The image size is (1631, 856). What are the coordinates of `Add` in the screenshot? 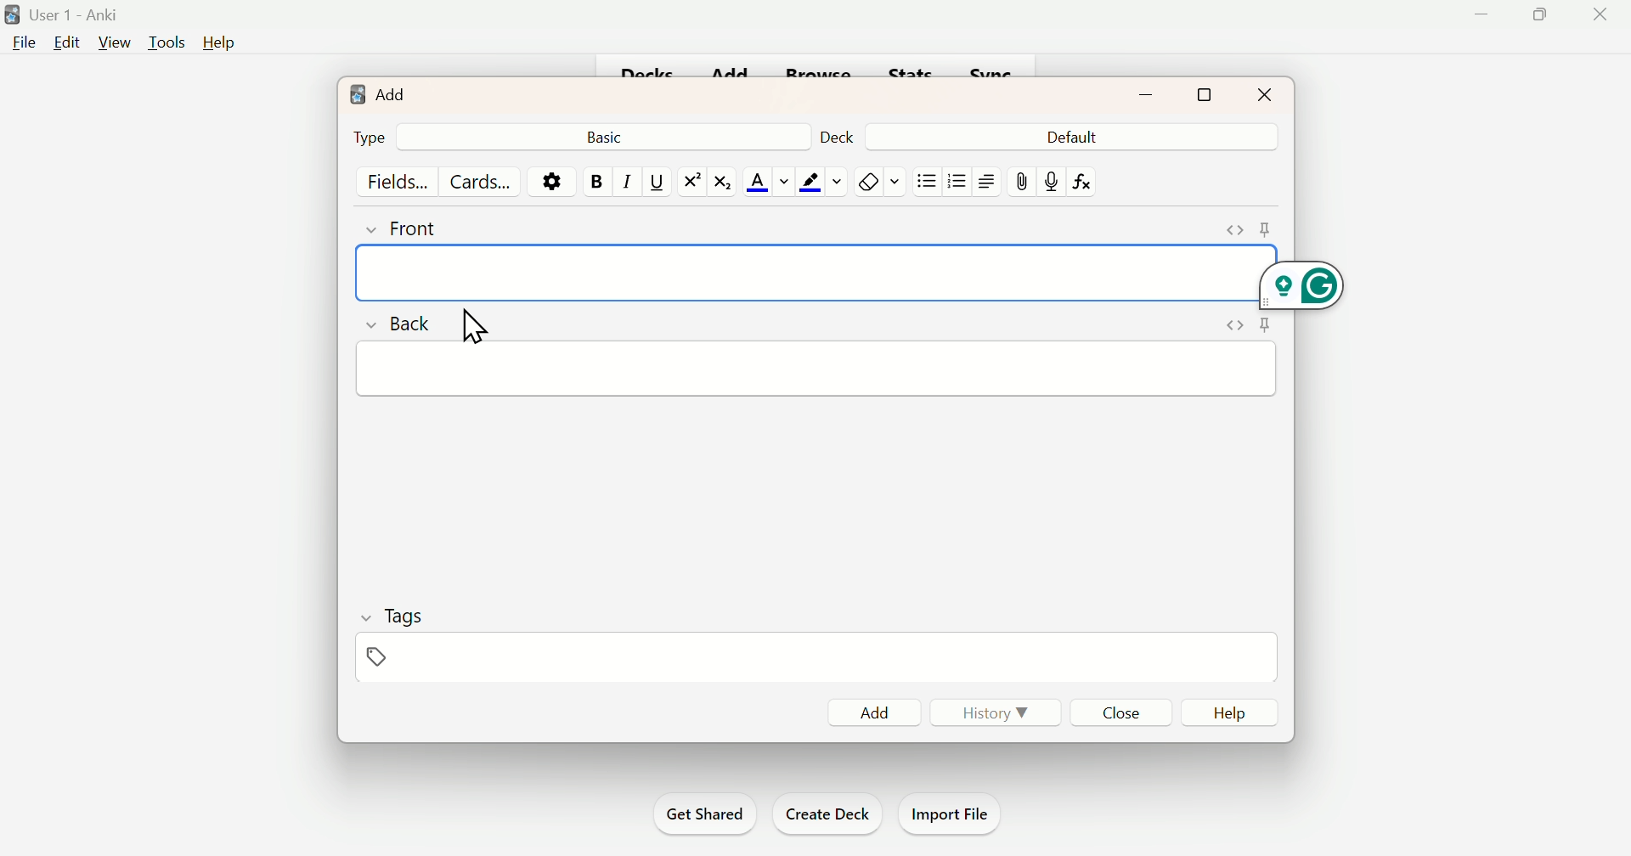 It's located at (381, 96).